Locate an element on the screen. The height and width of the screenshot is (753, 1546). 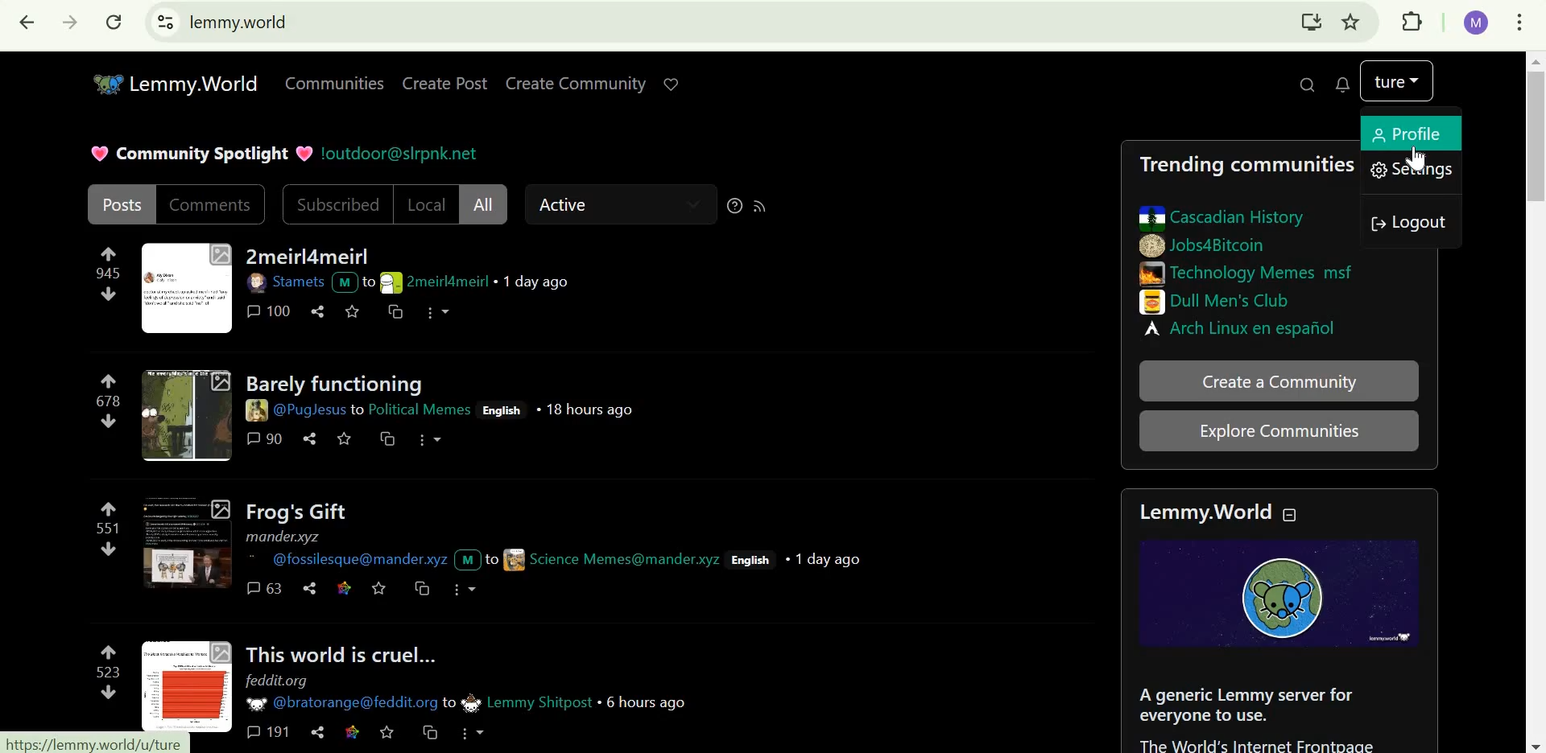
lemmy account is located at coordinates (1400, 77).